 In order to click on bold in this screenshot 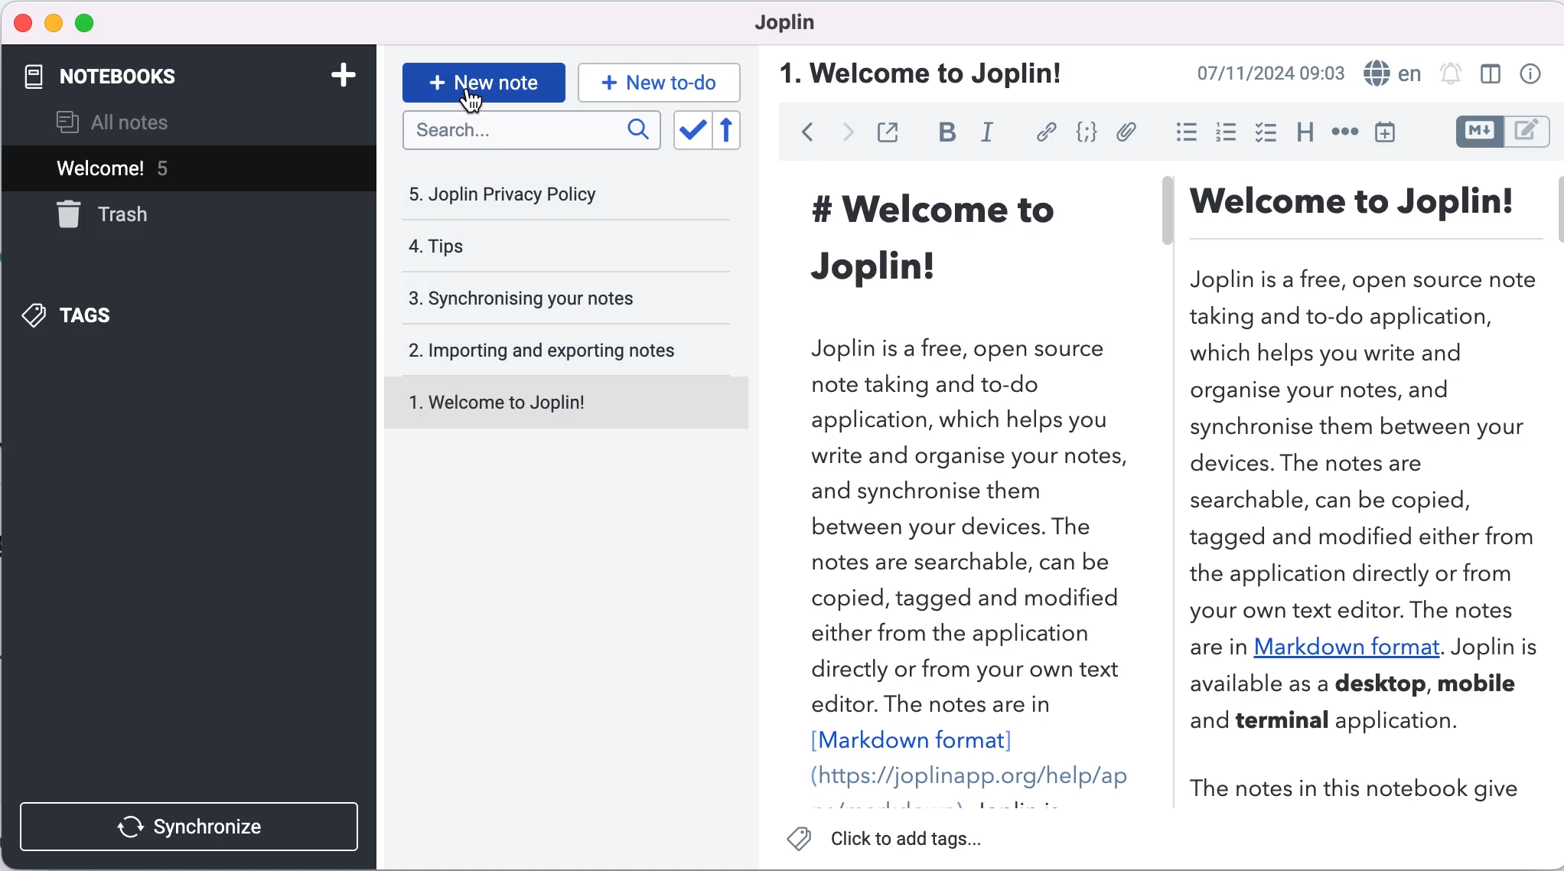, I will do `click(947, 132)`.